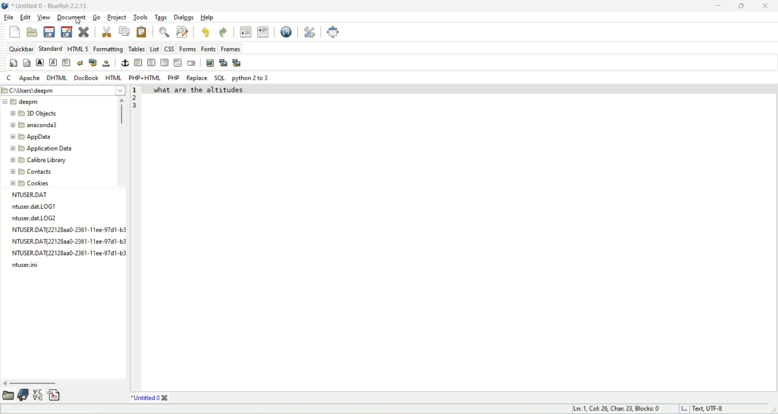  I want to click on location, so click(63, 91).